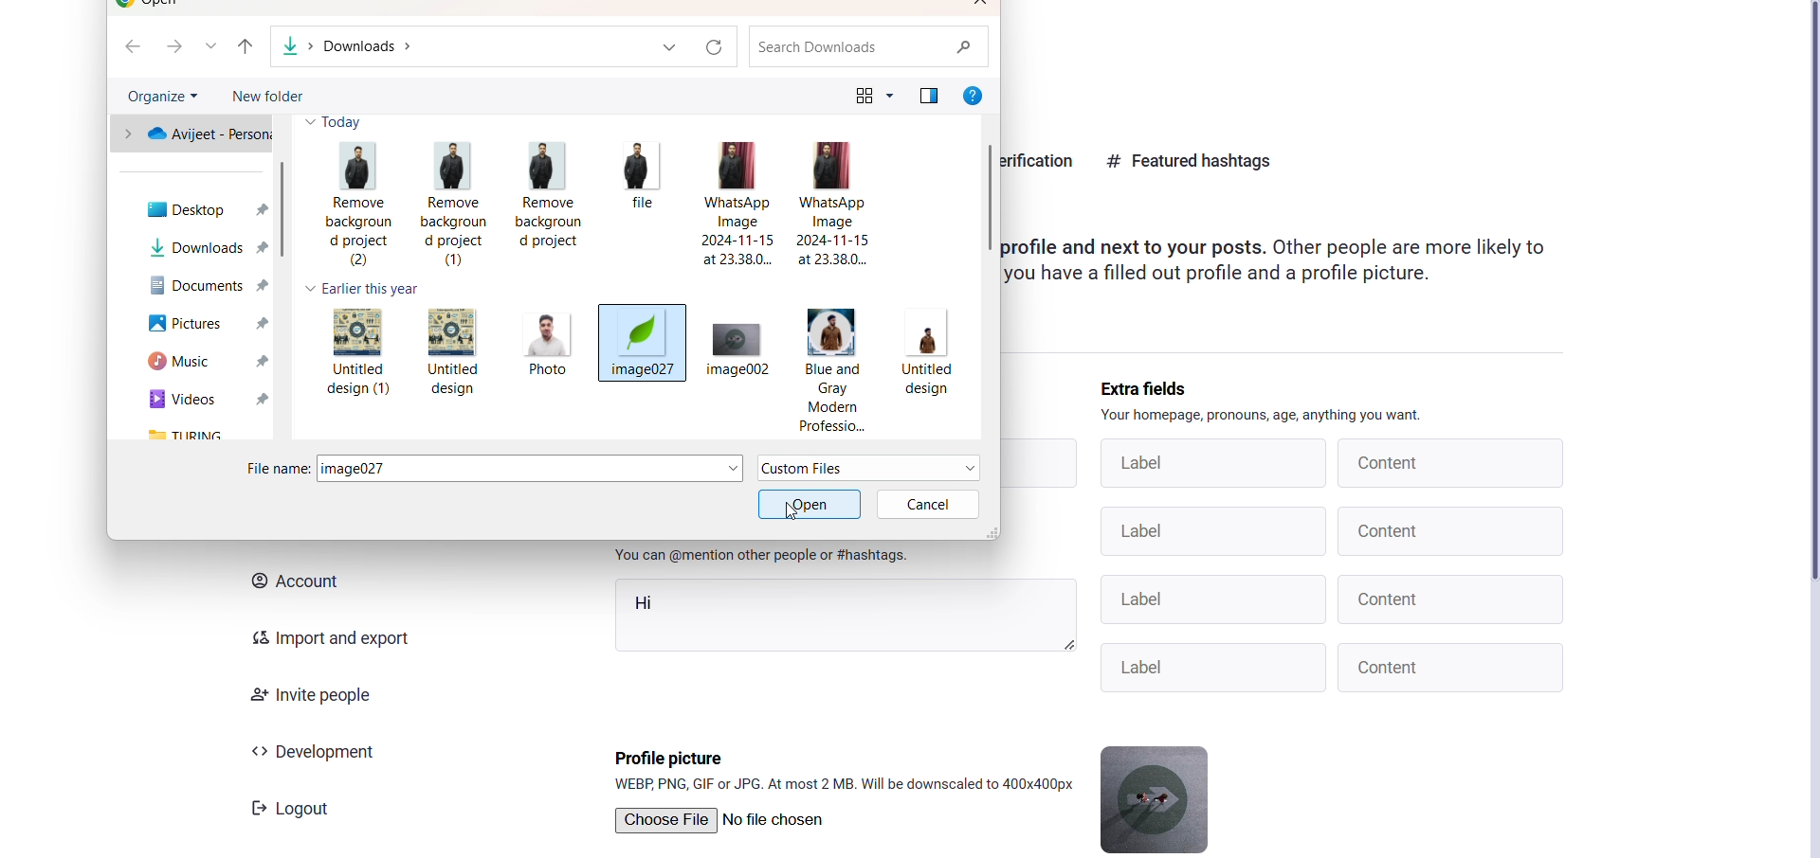 The height and width of the screenshot is (858, 1820). What do you see at coordinates (553, 194) in the screenshot?
I see `Remove background project` at bounding box center [553, 194].